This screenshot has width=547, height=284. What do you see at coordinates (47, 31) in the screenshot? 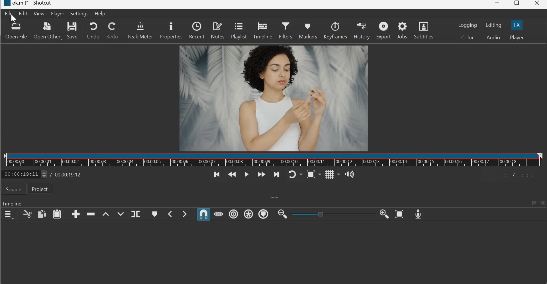
I see `Open other` at bounding box center [47, 31].